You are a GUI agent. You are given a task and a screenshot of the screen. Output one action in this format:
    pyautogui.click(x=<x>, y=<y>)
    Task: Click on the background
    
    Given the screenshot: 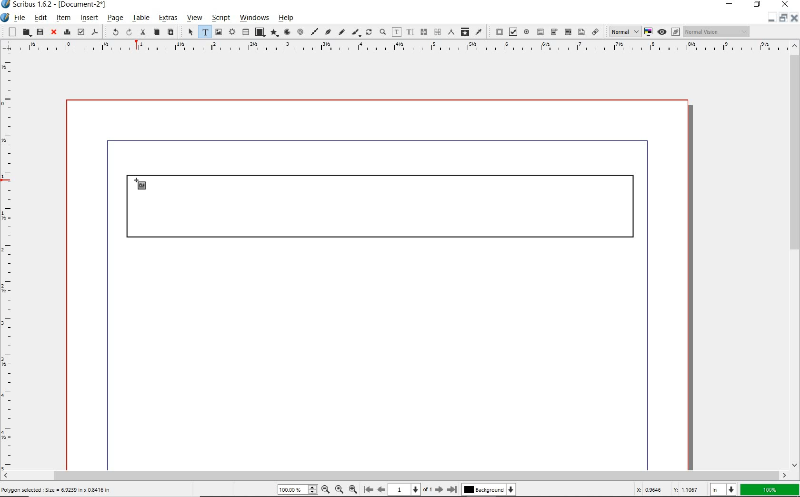 What is the action you would take?
    pyautogui.click(x=490, y=489)
    